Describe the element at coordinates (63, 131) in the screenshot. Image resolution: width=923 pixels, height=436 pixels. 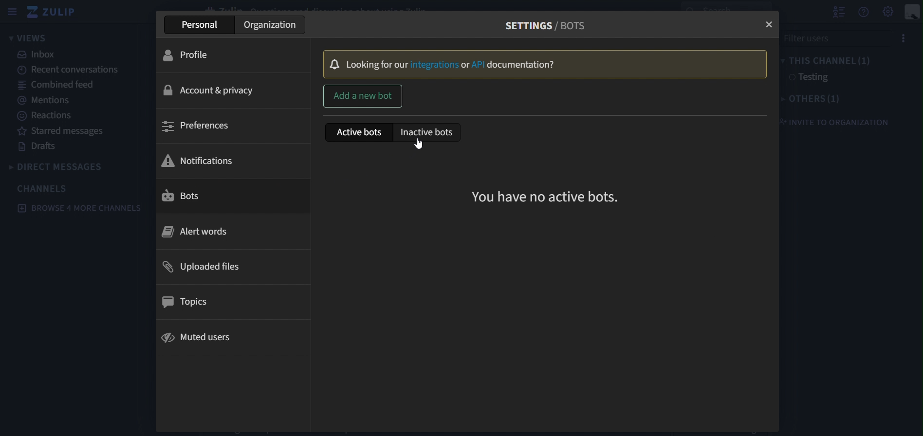
I see `starred messages` at that location.